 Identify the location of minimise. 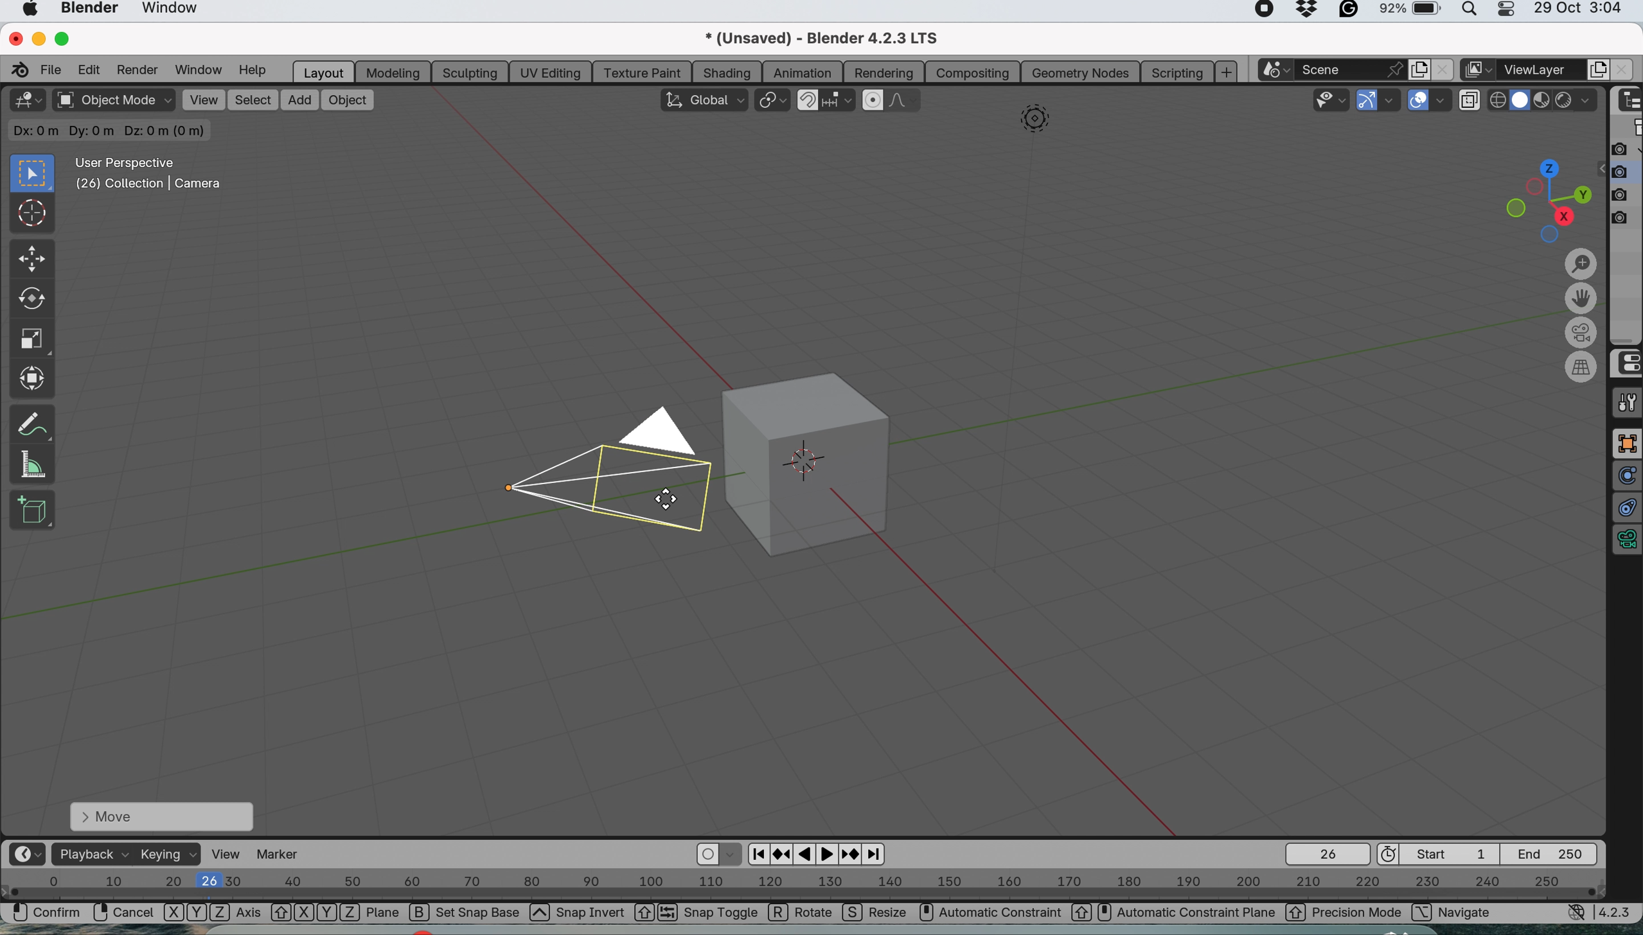
(37, 38).